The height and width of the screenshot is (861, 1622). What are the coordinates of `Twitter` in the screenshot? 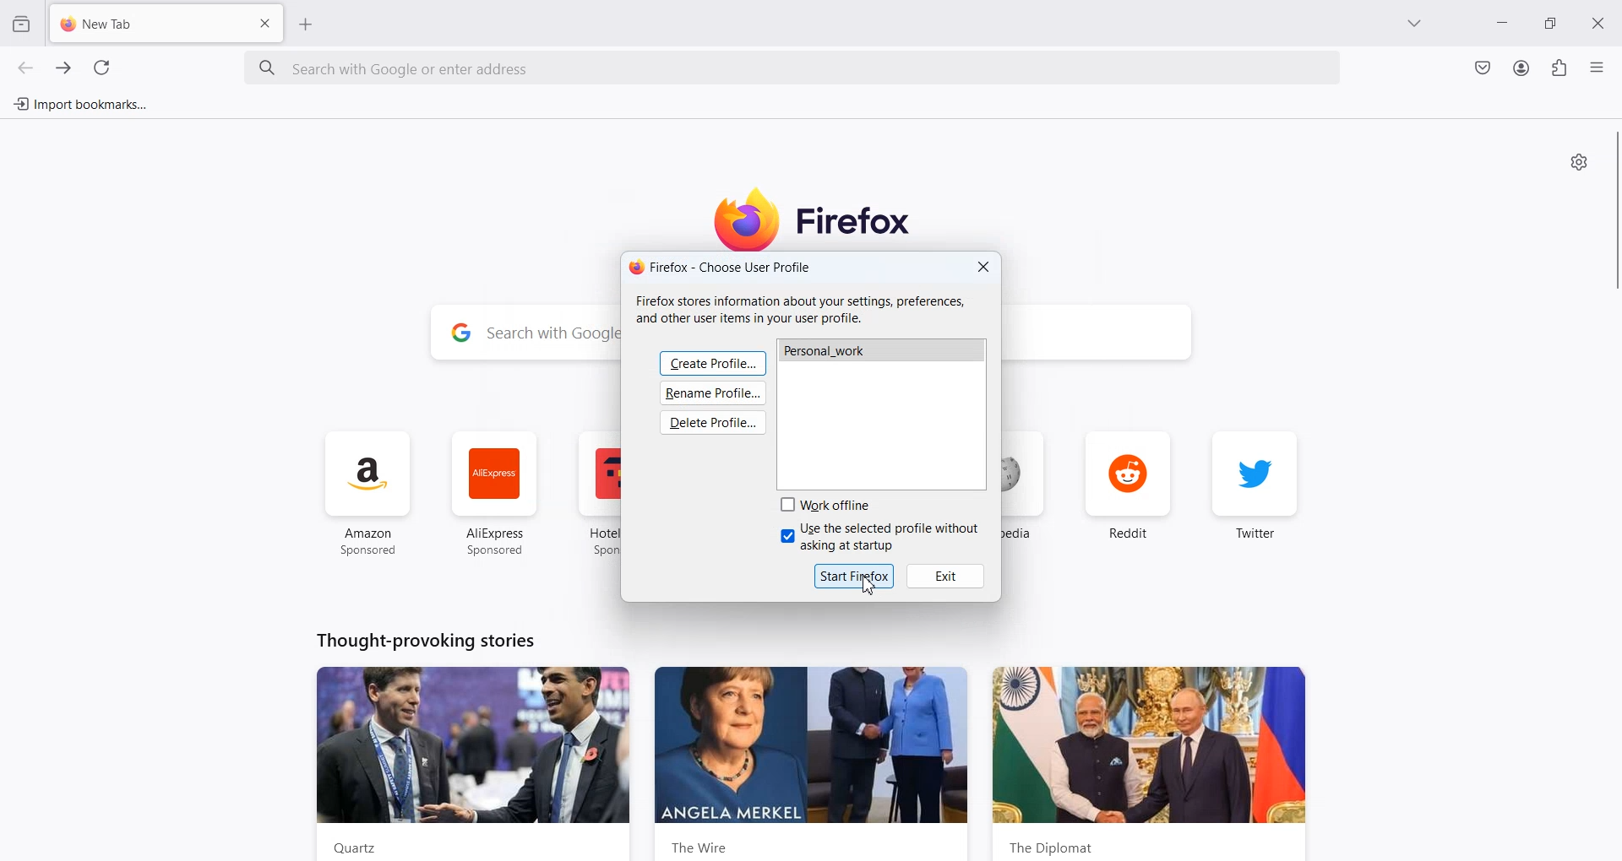 It's located at (1255, 494).